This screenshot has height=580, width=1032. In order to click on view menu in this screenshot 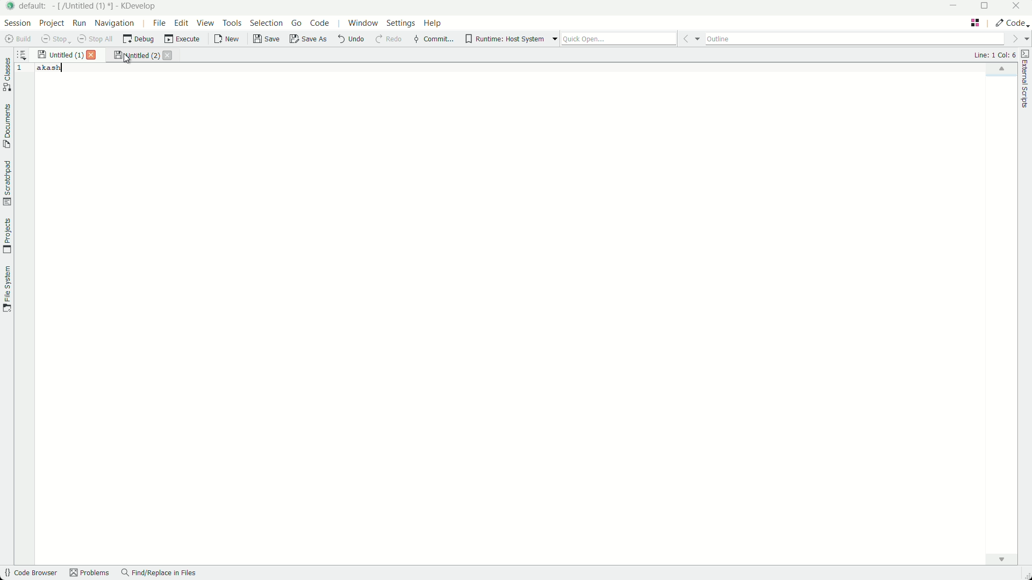, I will do `click(204, 23)`.